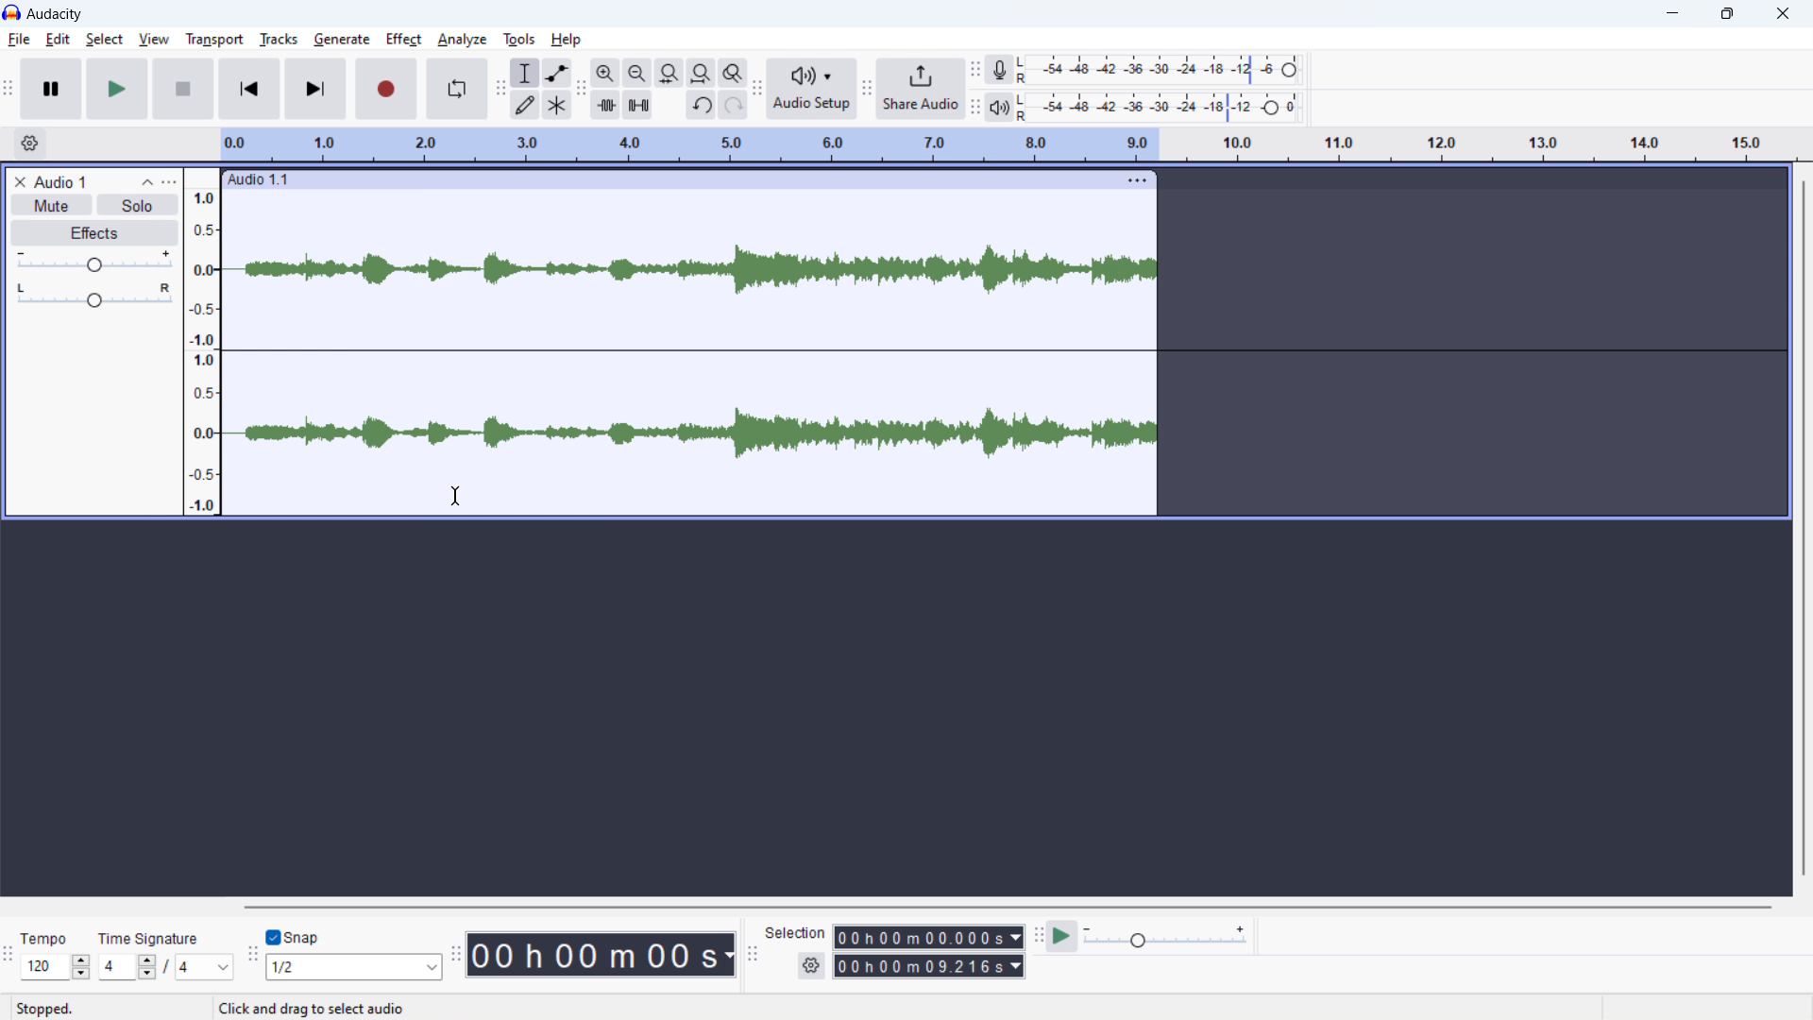 This screenshot has height=1020, width=1813. I want to click on trim audio outside selection, so click(605, 104).